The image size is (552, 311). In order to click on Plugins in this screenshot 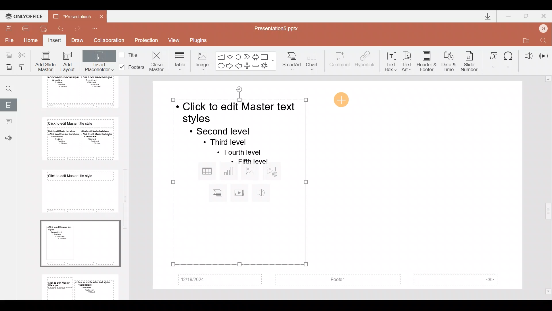, I will do `click(200, 39)`.